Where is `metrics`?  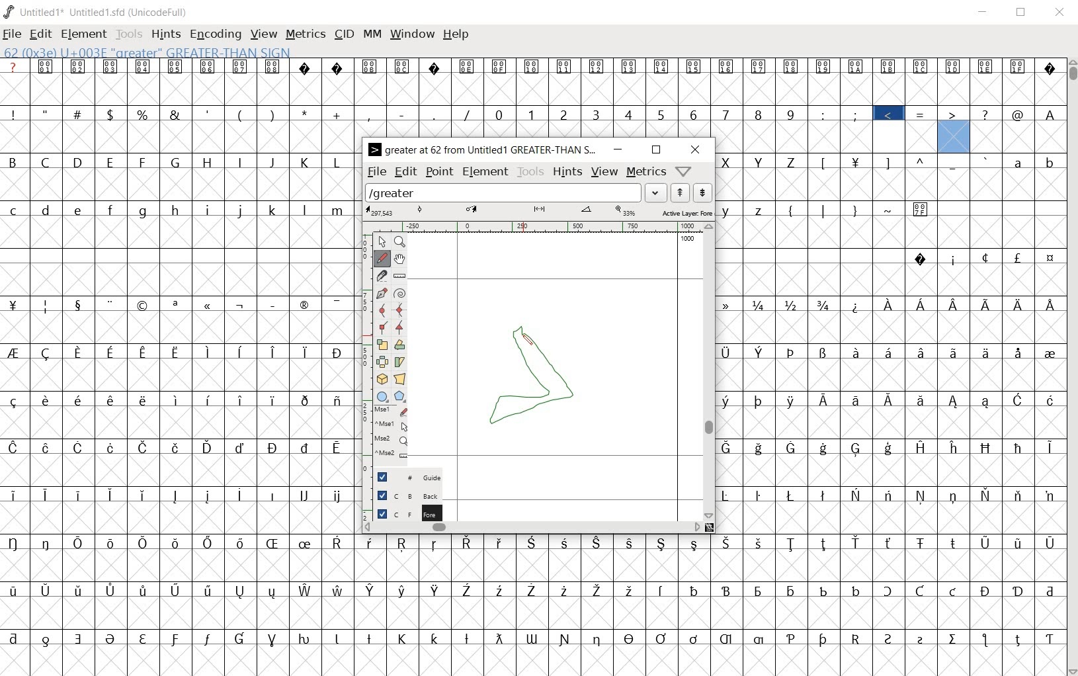 metrics is located at coordinates (307, 35).